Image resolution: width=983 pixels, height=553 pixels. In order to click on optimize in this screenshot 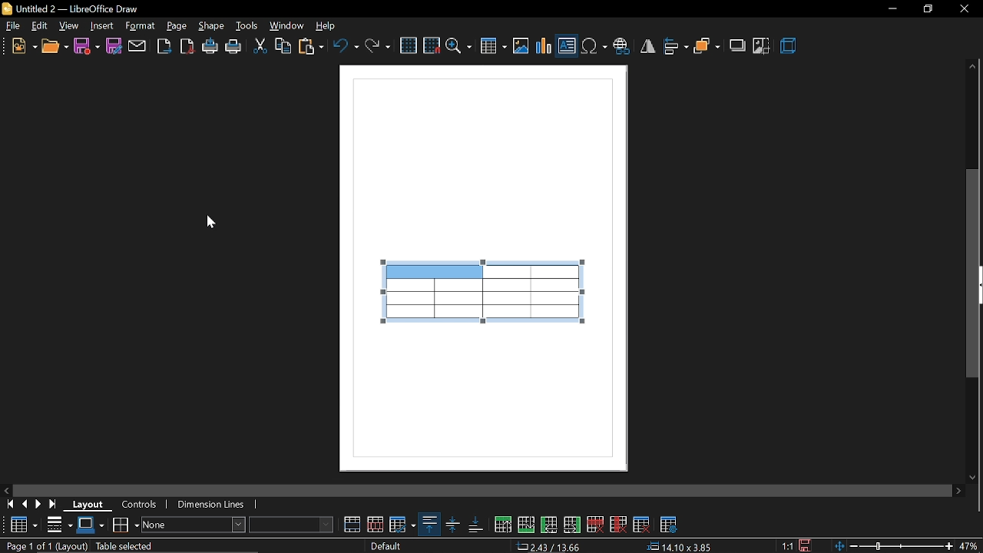, I will do `click(402, 525)`.